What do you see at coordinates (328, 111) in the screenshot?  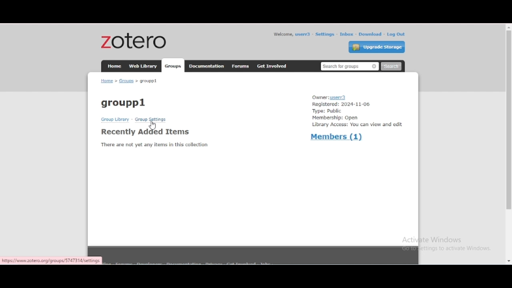 I see `type` at bounding box center [328, 111].